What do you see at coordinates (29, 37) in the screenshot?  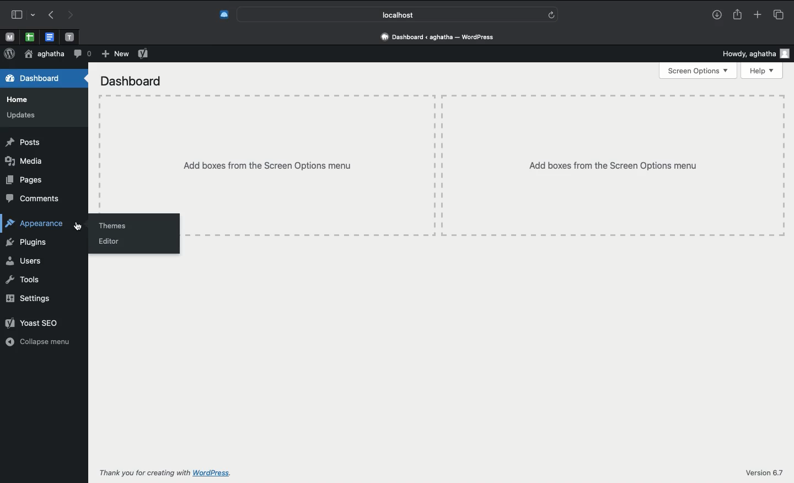 I see `open tab, google sheet` at bounding box center [29, 37].